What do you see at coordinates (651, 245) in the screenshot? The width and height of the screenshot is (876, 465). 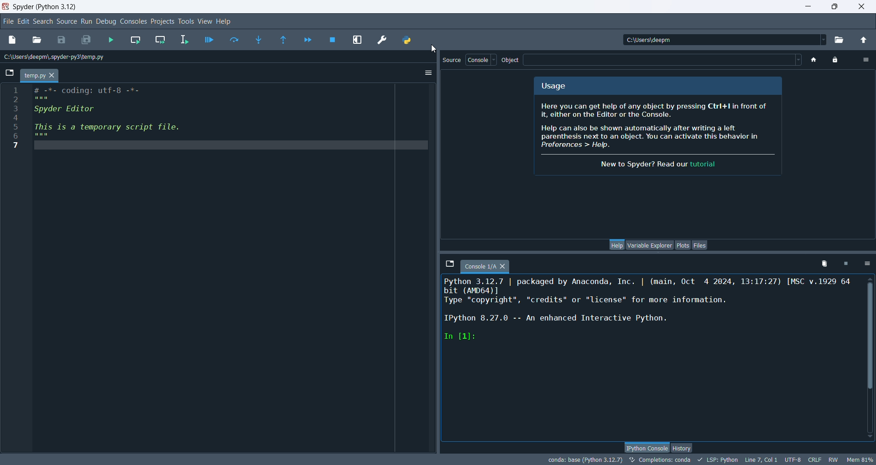 I see `variable explorer` at bounding box center [651, 245].